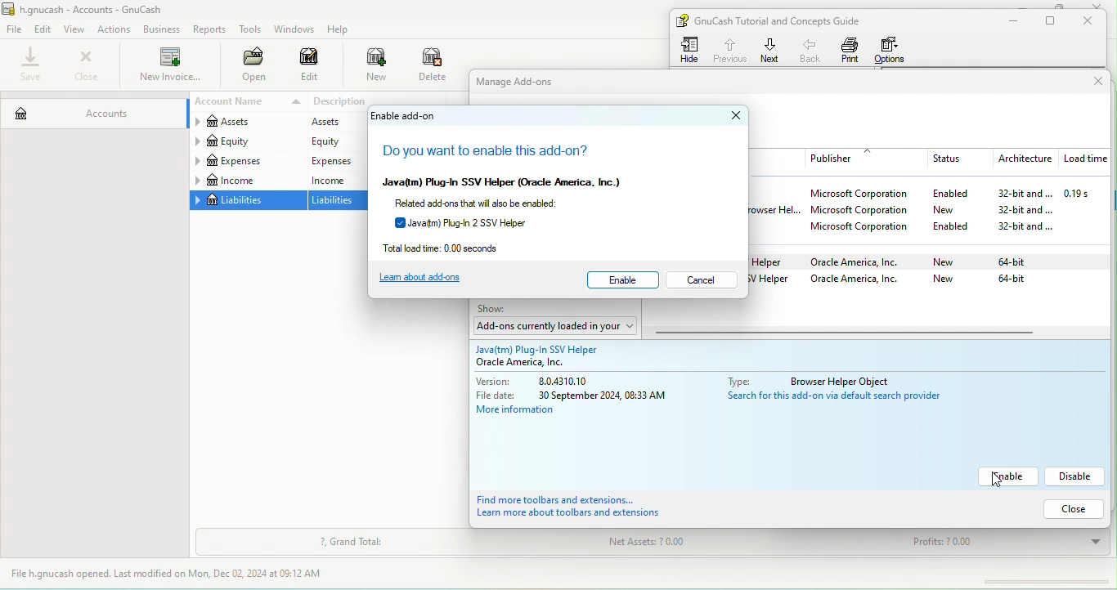  Describe the element at coordinates (1053, 21) in the screenshot. I see `maximize` at that location.